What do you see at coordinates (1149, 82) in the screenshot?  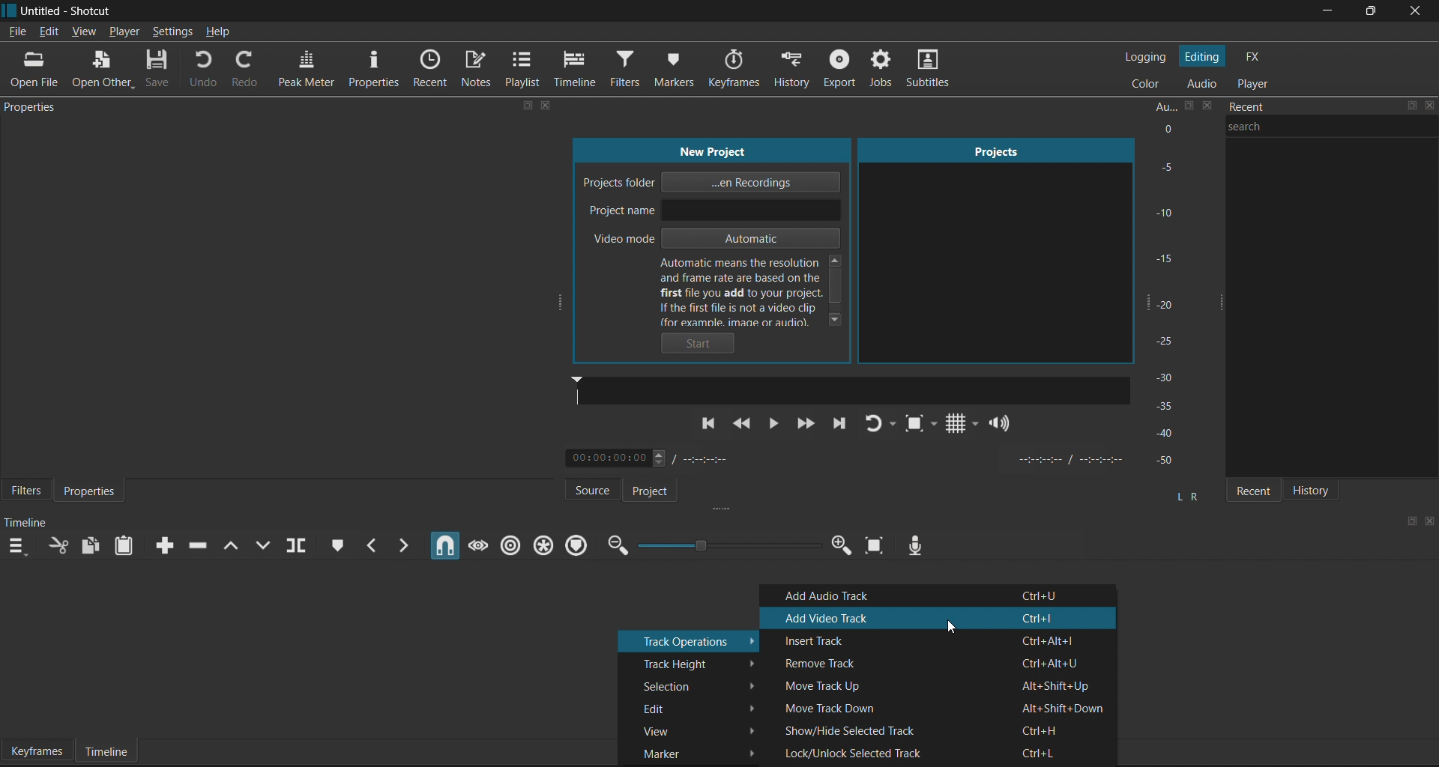 I see `Color` at bounding box center [1149, 82].